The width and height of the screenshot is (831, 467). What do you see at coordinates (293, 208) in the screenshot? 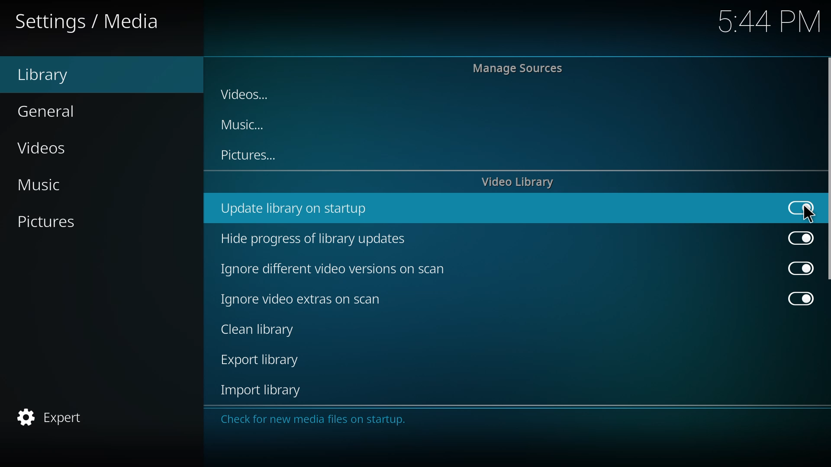
I see `update library on startup` at bounding box center [293, 208].